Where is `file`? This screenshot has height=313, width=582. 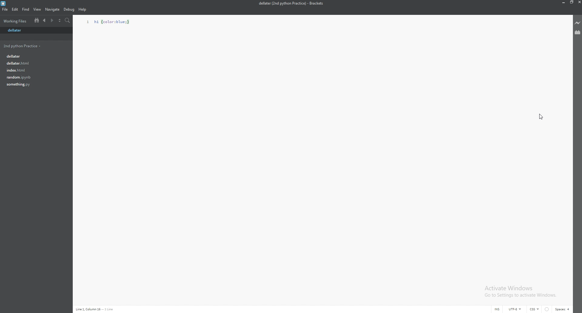 file is located at coordinates (33, 77).